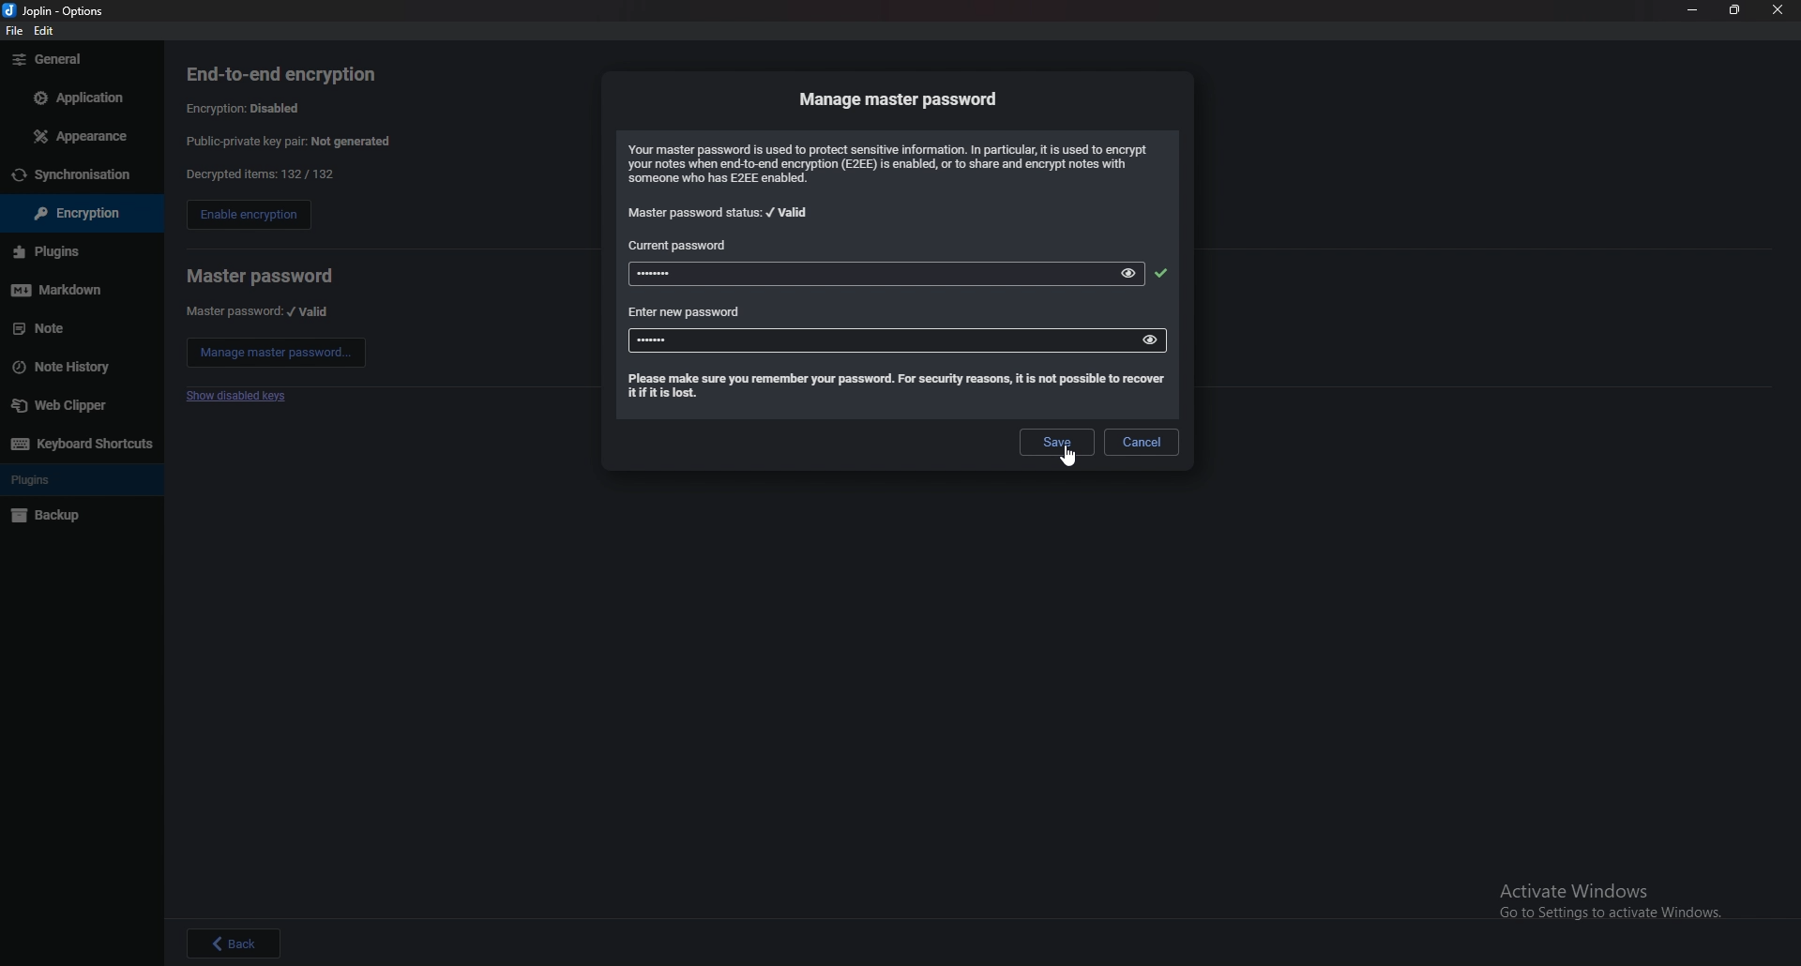 This screenshot has height=966, width=1801. I want to click on sync, so click(80, 175).